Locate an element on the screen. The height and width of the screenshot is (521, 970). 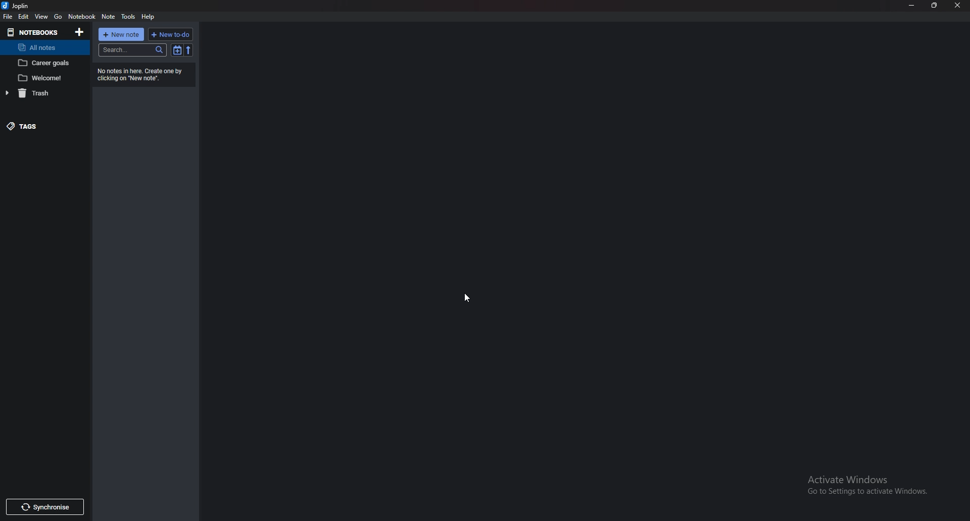
reverse sort order is located at coordinates (188, 50).